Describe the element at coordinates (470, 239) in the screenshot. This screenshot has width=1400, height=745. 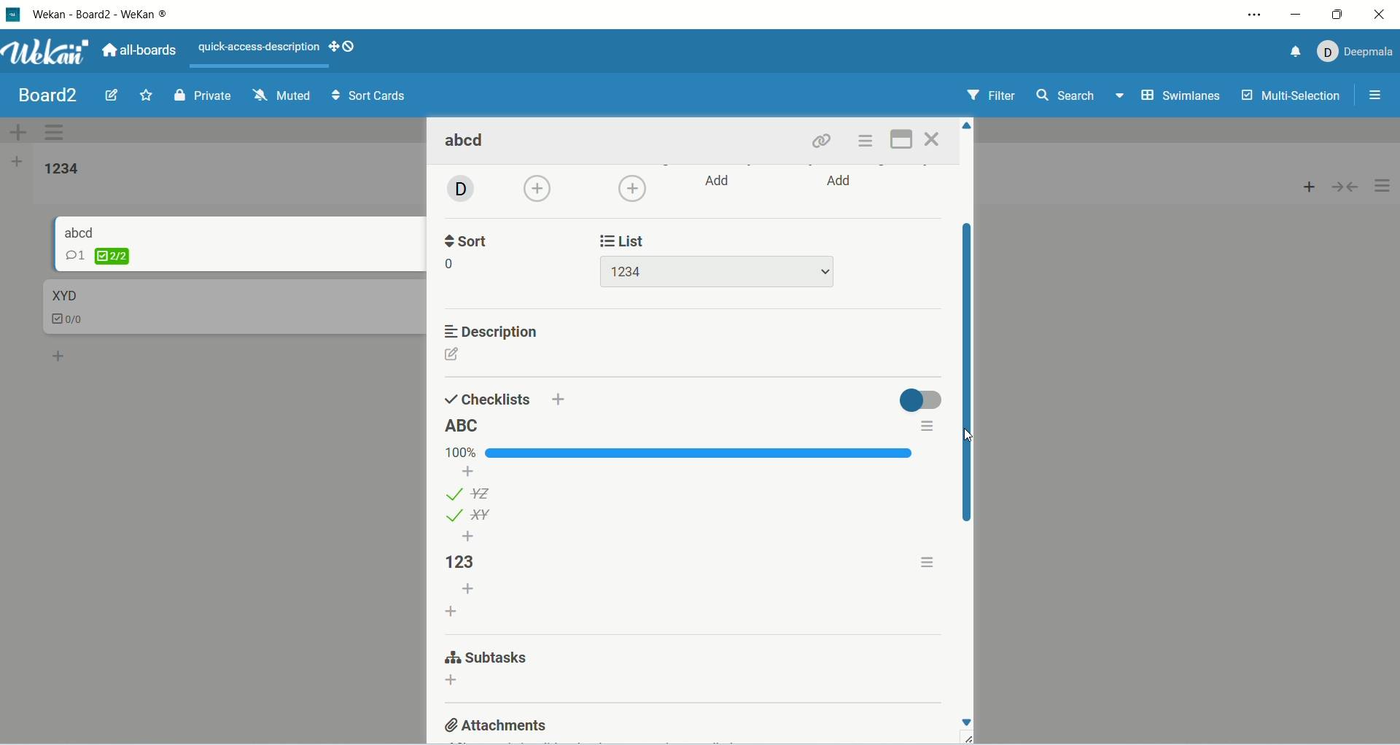
I see `sort` at that location.